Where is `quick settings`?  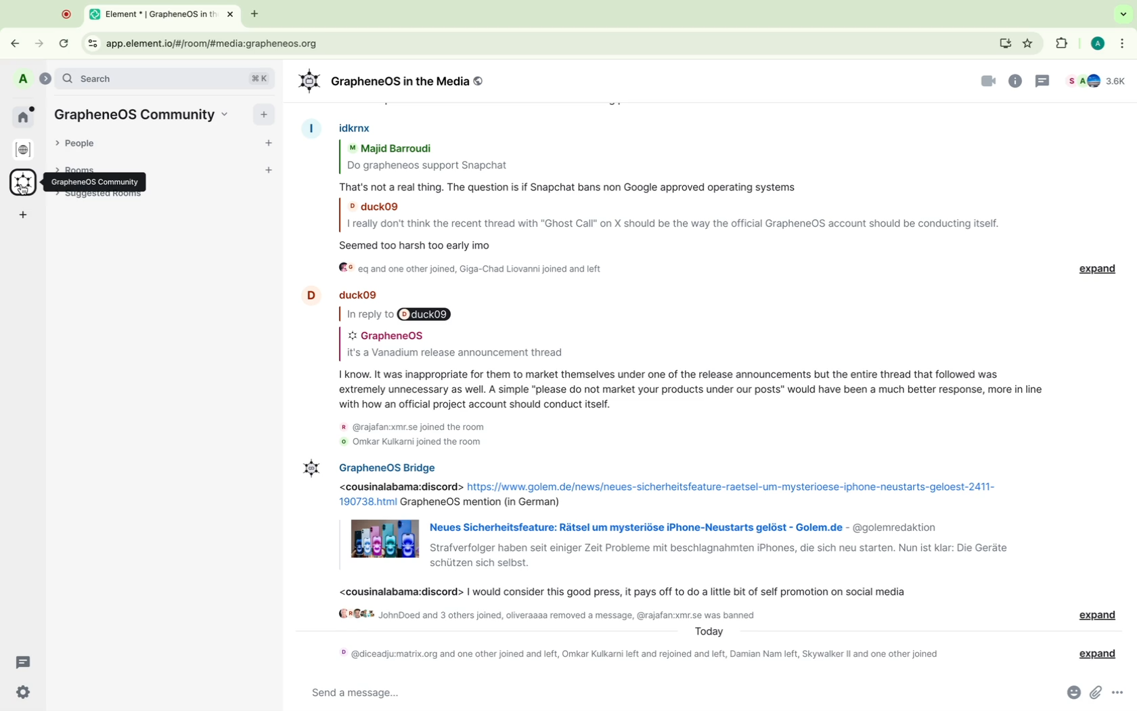 quick settings is located at coordinates (22, 693).